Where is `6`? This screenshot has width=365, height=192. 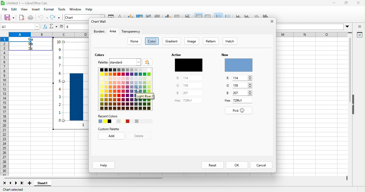 6 is located at coordinates (26, 39).